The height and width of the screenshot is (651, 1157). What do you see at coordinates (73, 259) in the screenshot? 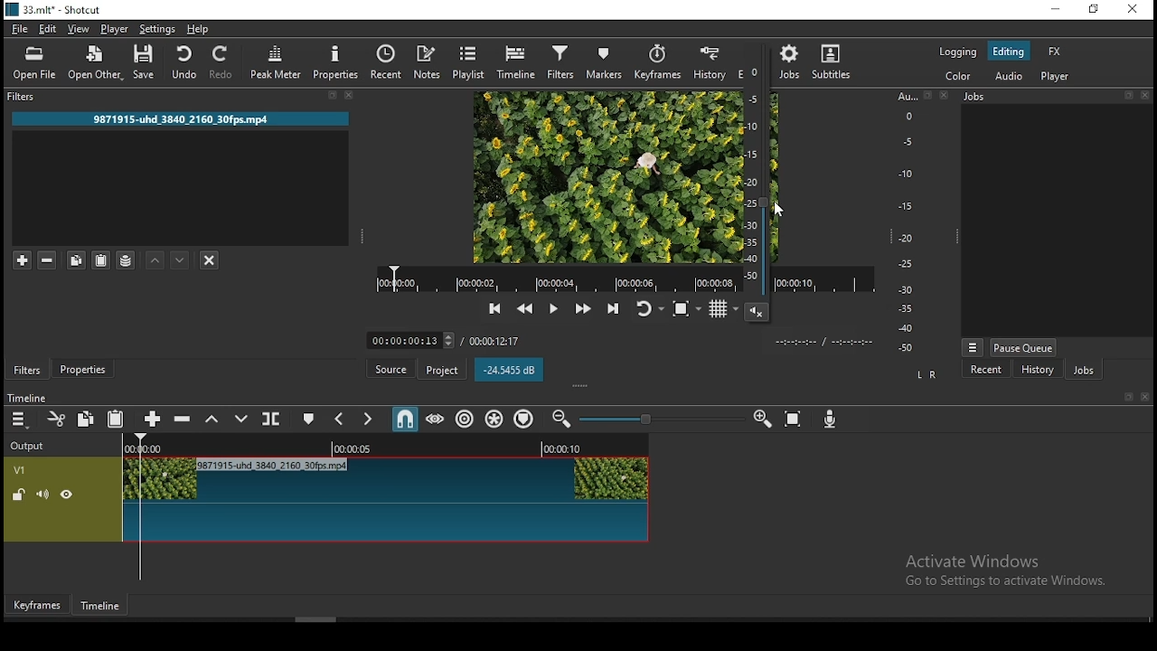
I see `copy selected filter` at bounding box center [73, 259].